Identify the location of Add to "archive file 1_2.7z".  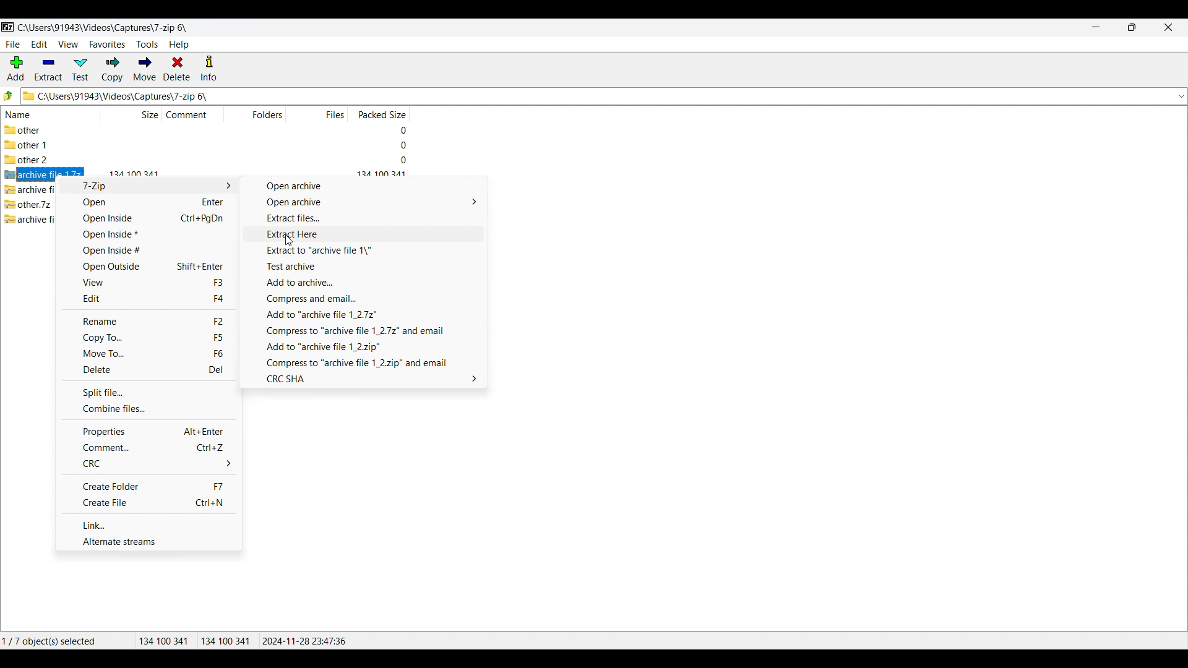
(367, 315).